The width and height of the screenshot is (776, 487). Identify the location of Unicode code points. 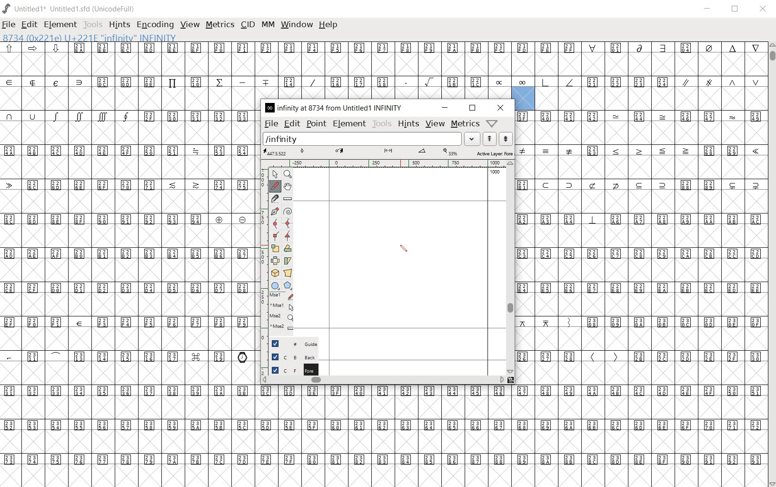
(128, 150).